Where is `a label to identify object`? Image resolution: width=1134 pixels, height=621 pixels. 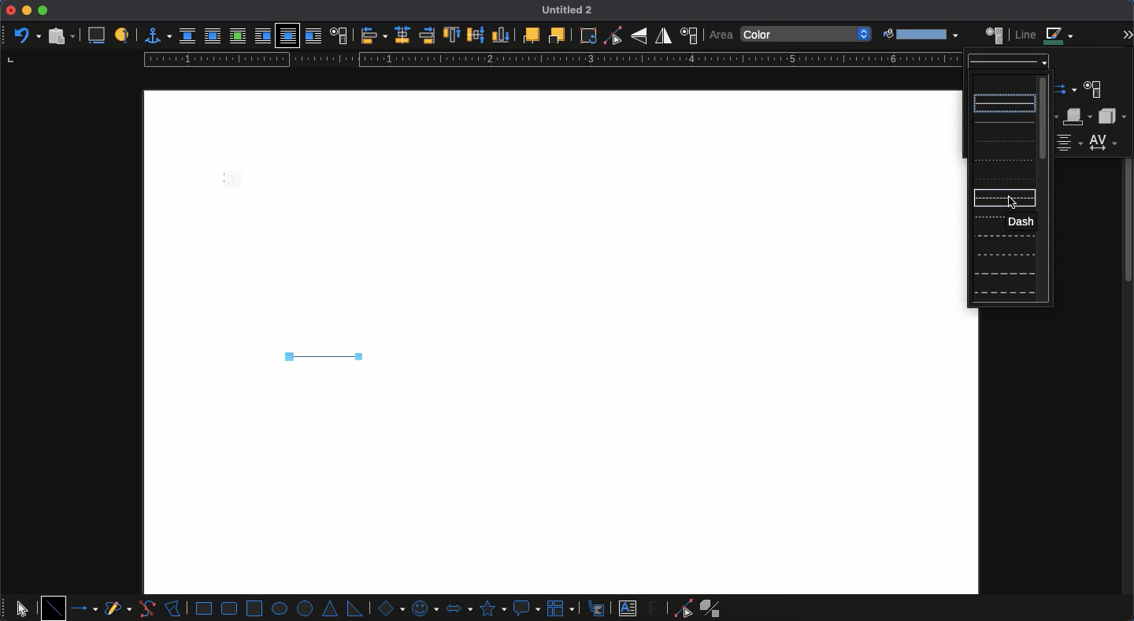
a label to identify object is located at coordinates (122, 36).